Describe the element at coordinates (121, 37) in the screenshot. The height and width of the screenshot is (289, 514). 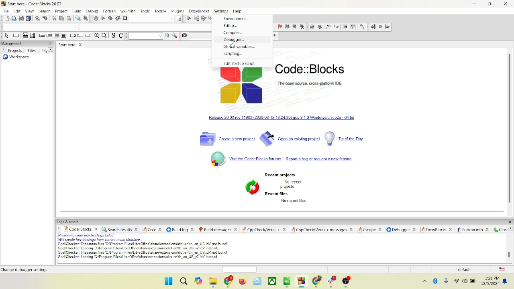
I see `toggle comment` at that location.